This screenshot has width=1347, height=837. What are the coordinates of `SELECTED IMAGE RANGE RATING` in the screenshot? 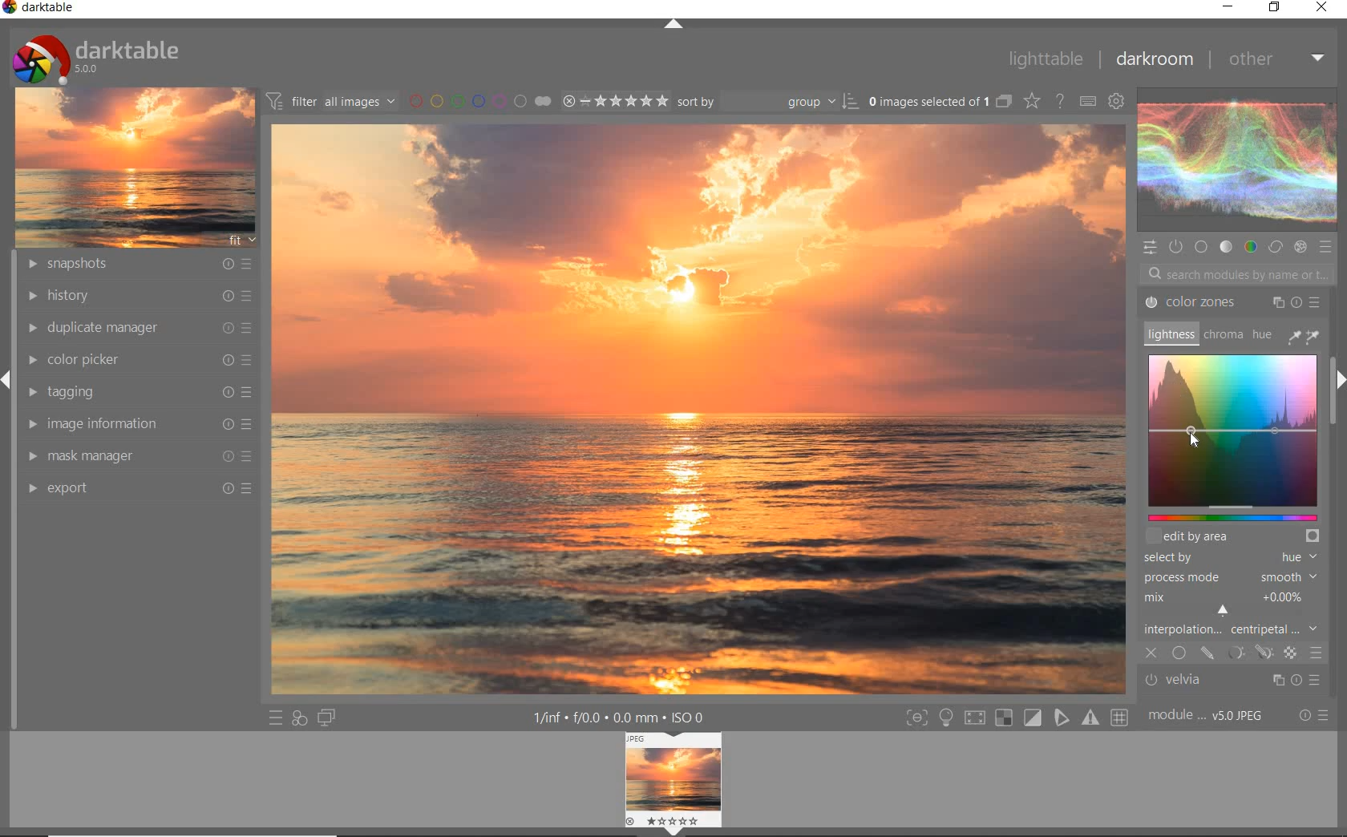 It's located at (616, 100).